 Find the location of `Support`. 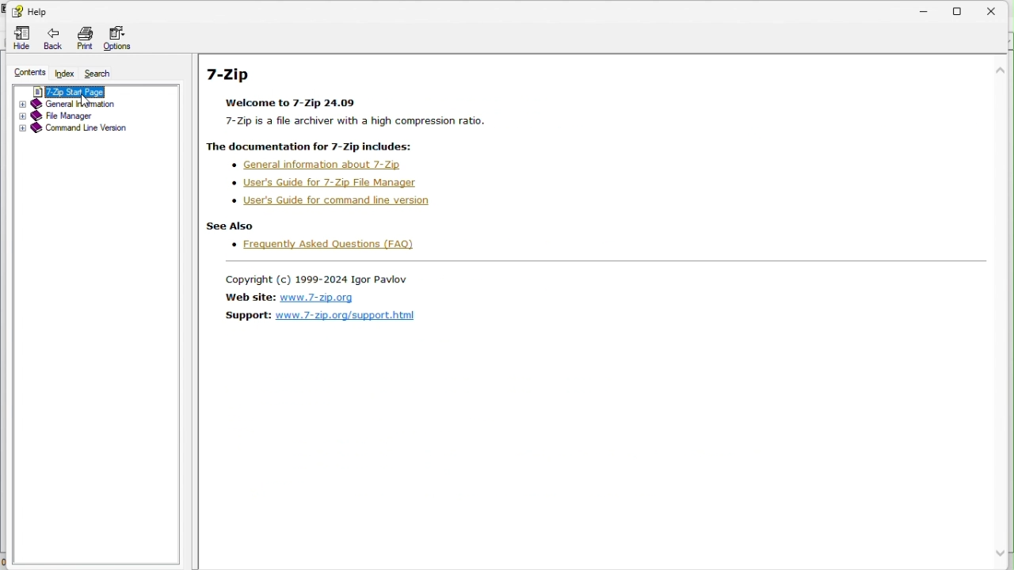

Support is located at coordinates (244, 316).